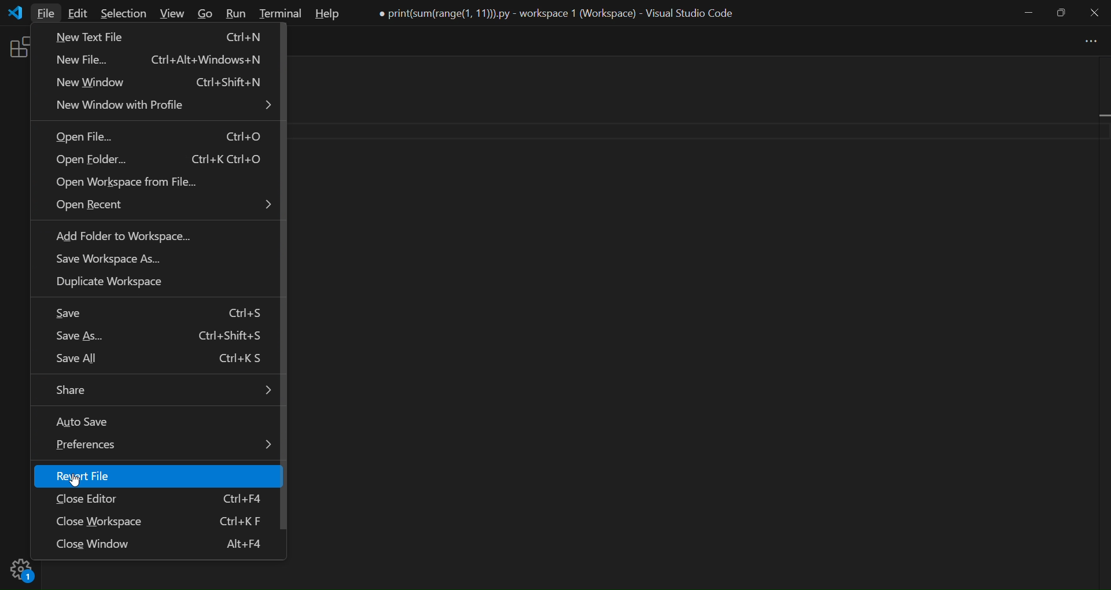 Image resolution: width=1111 pixels, height=590 pixels. I want to click on auto save, so click(99, 422).